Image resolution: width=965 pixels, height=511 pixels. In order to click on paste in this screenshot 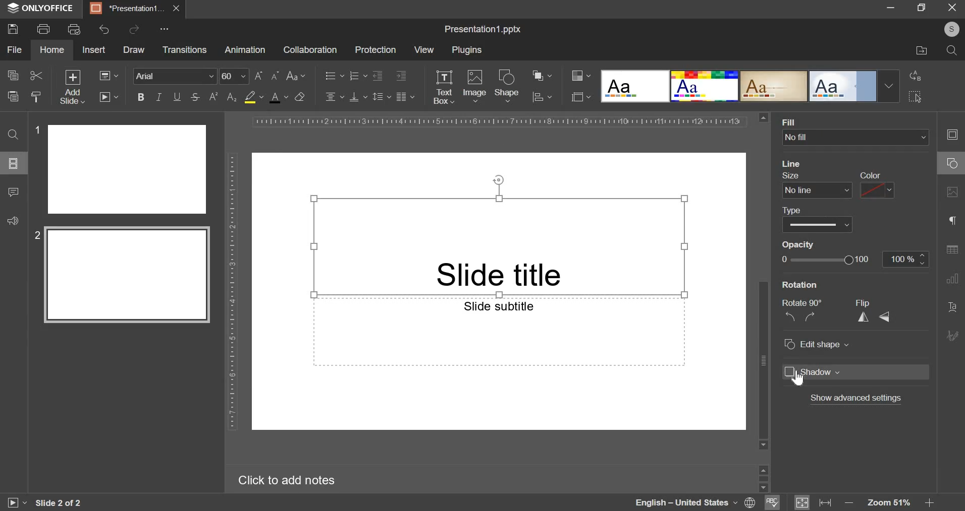, I will do `click(12, 95)`.